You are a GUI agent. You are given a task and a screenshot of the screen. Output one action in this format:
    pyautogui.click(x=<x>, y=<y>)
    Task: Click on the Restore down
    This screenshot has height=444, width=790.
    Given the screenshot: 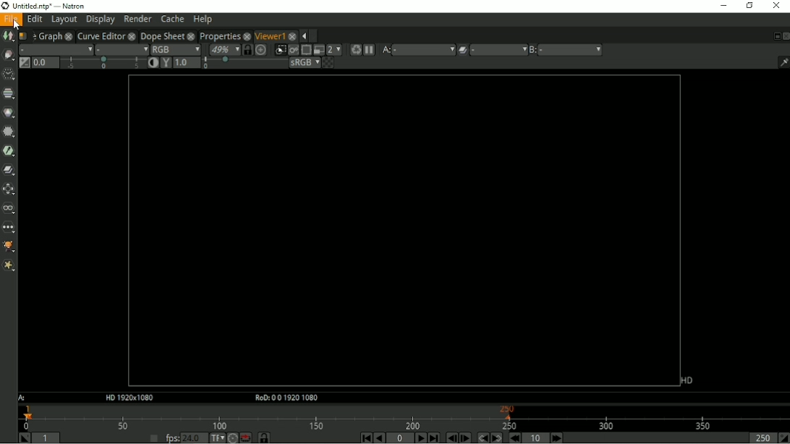 What is the action you would take?
    pyautogui.click(x=749, y=6)
    